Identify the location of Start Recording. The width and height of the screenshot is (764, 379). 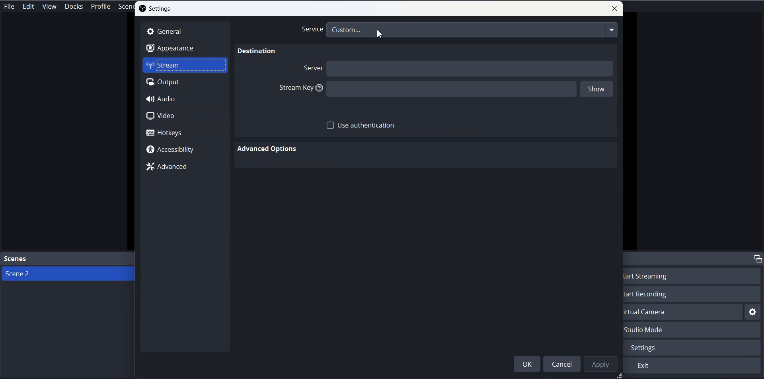
(694, 294).